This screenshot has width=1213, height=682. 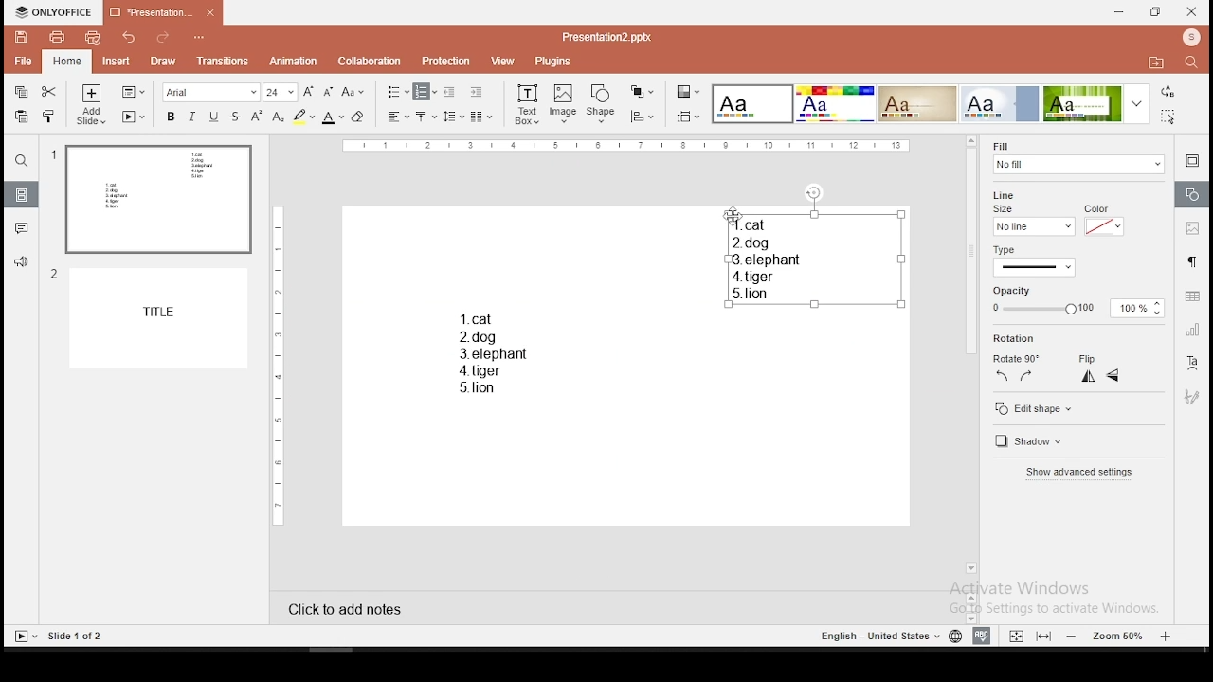 I want to click on protection, so click(x=447, y=60).